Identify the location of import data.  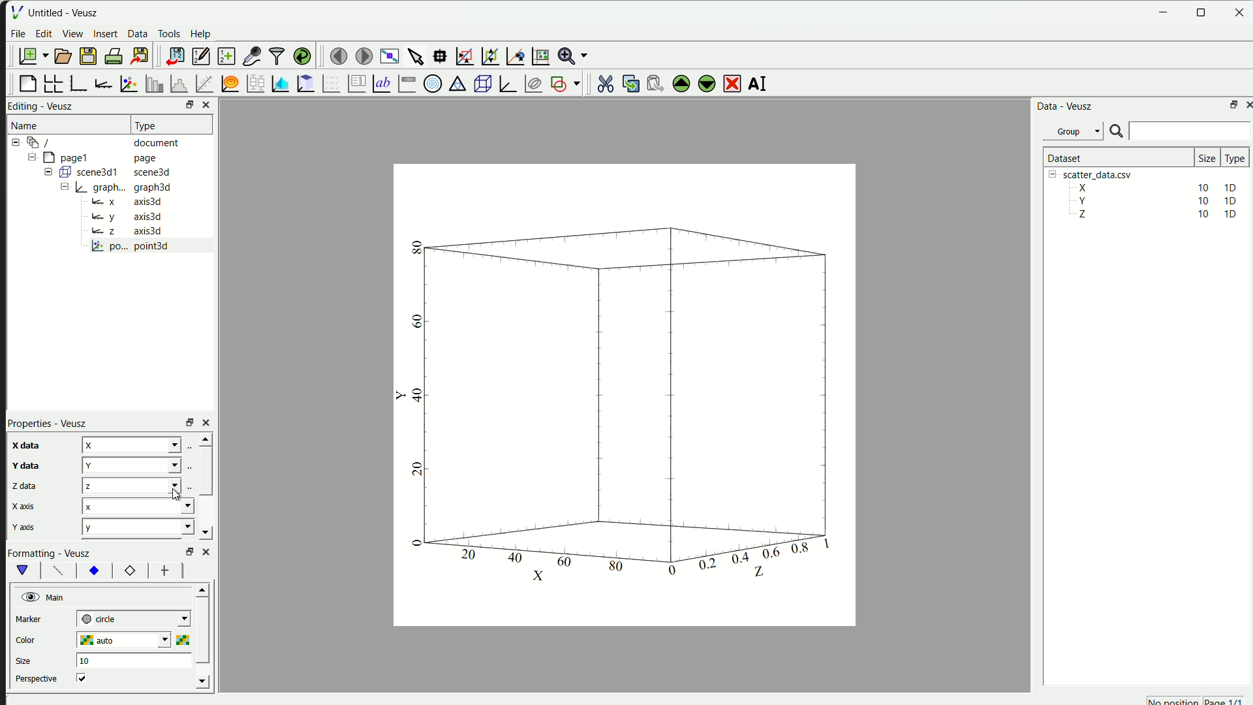
(172, 56).